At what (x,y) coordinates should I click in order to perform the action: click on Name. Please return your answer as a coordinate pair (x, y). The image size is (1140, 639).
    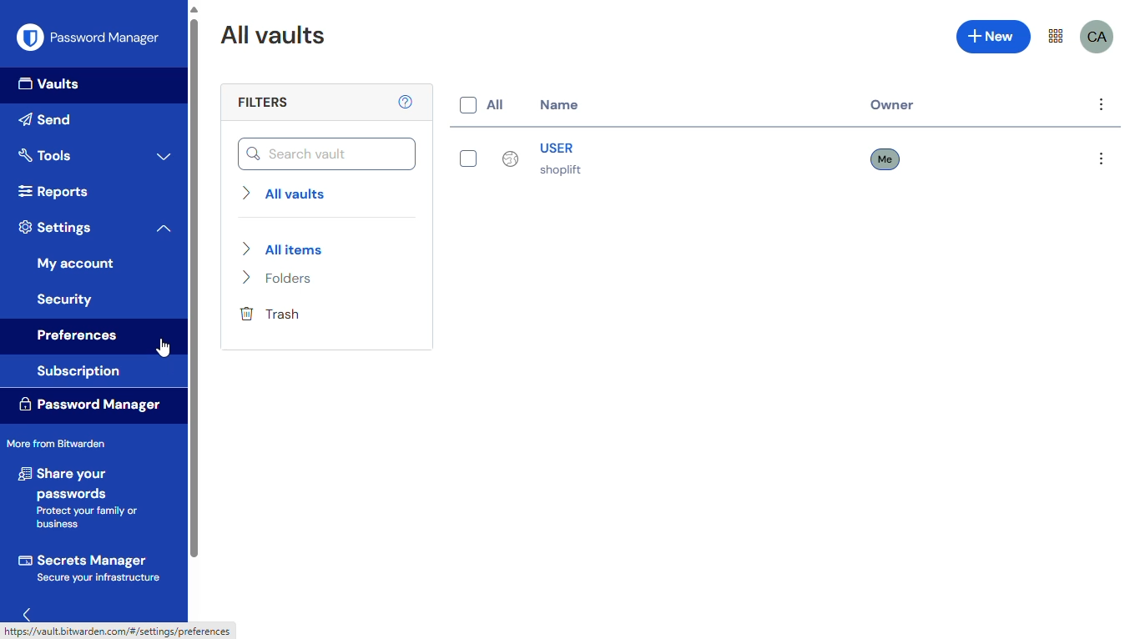
    Looking at the image, I should click on (559, 106).